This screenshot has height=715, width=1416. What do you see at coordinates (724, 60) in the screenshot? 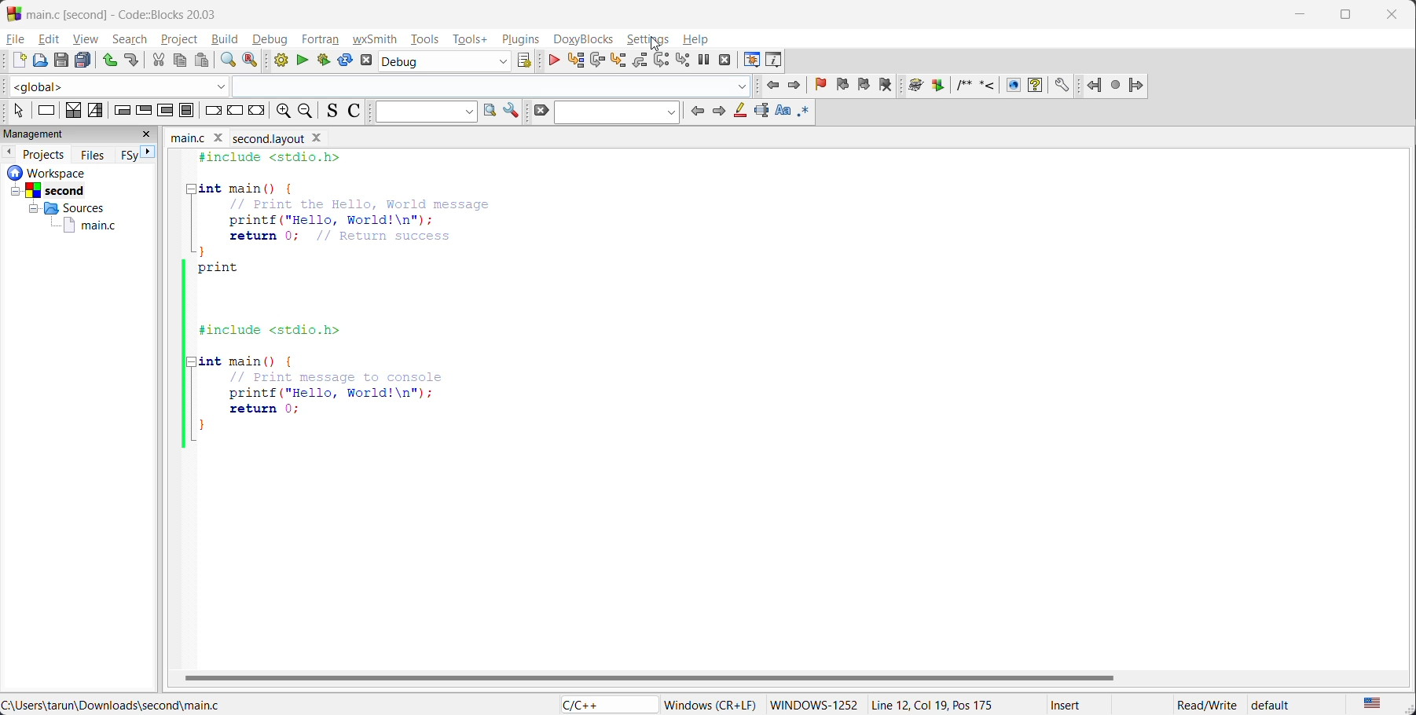
I see `stop debugger` at bounding box center [724, 60].